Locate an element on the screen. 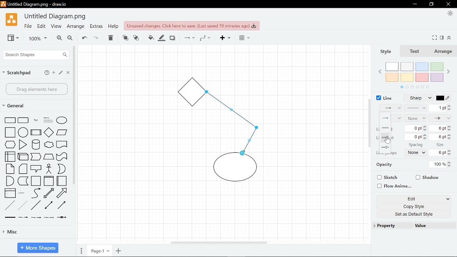 The width and height of the screenshot is (457, 257). Decrease is located at coordinates (450, 131).